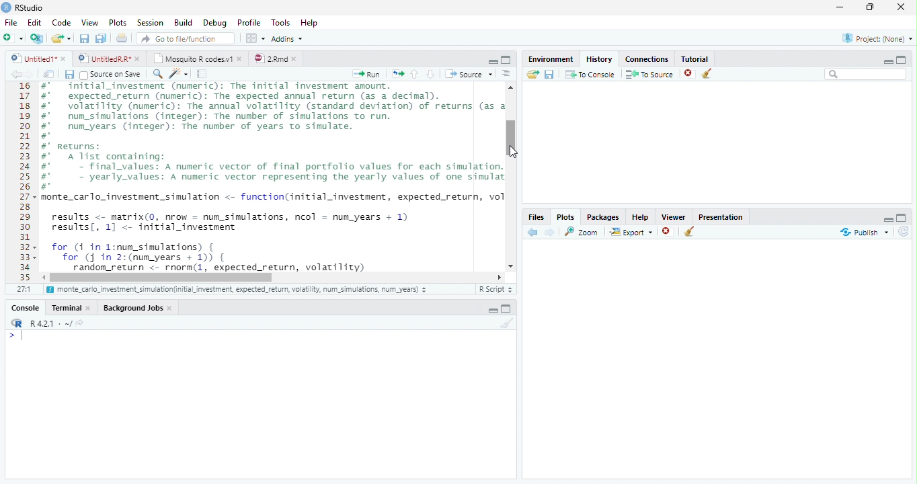  Describe the element at coordinates (138, 307) in the screenshot. I see `Background Jobs.` at that location.